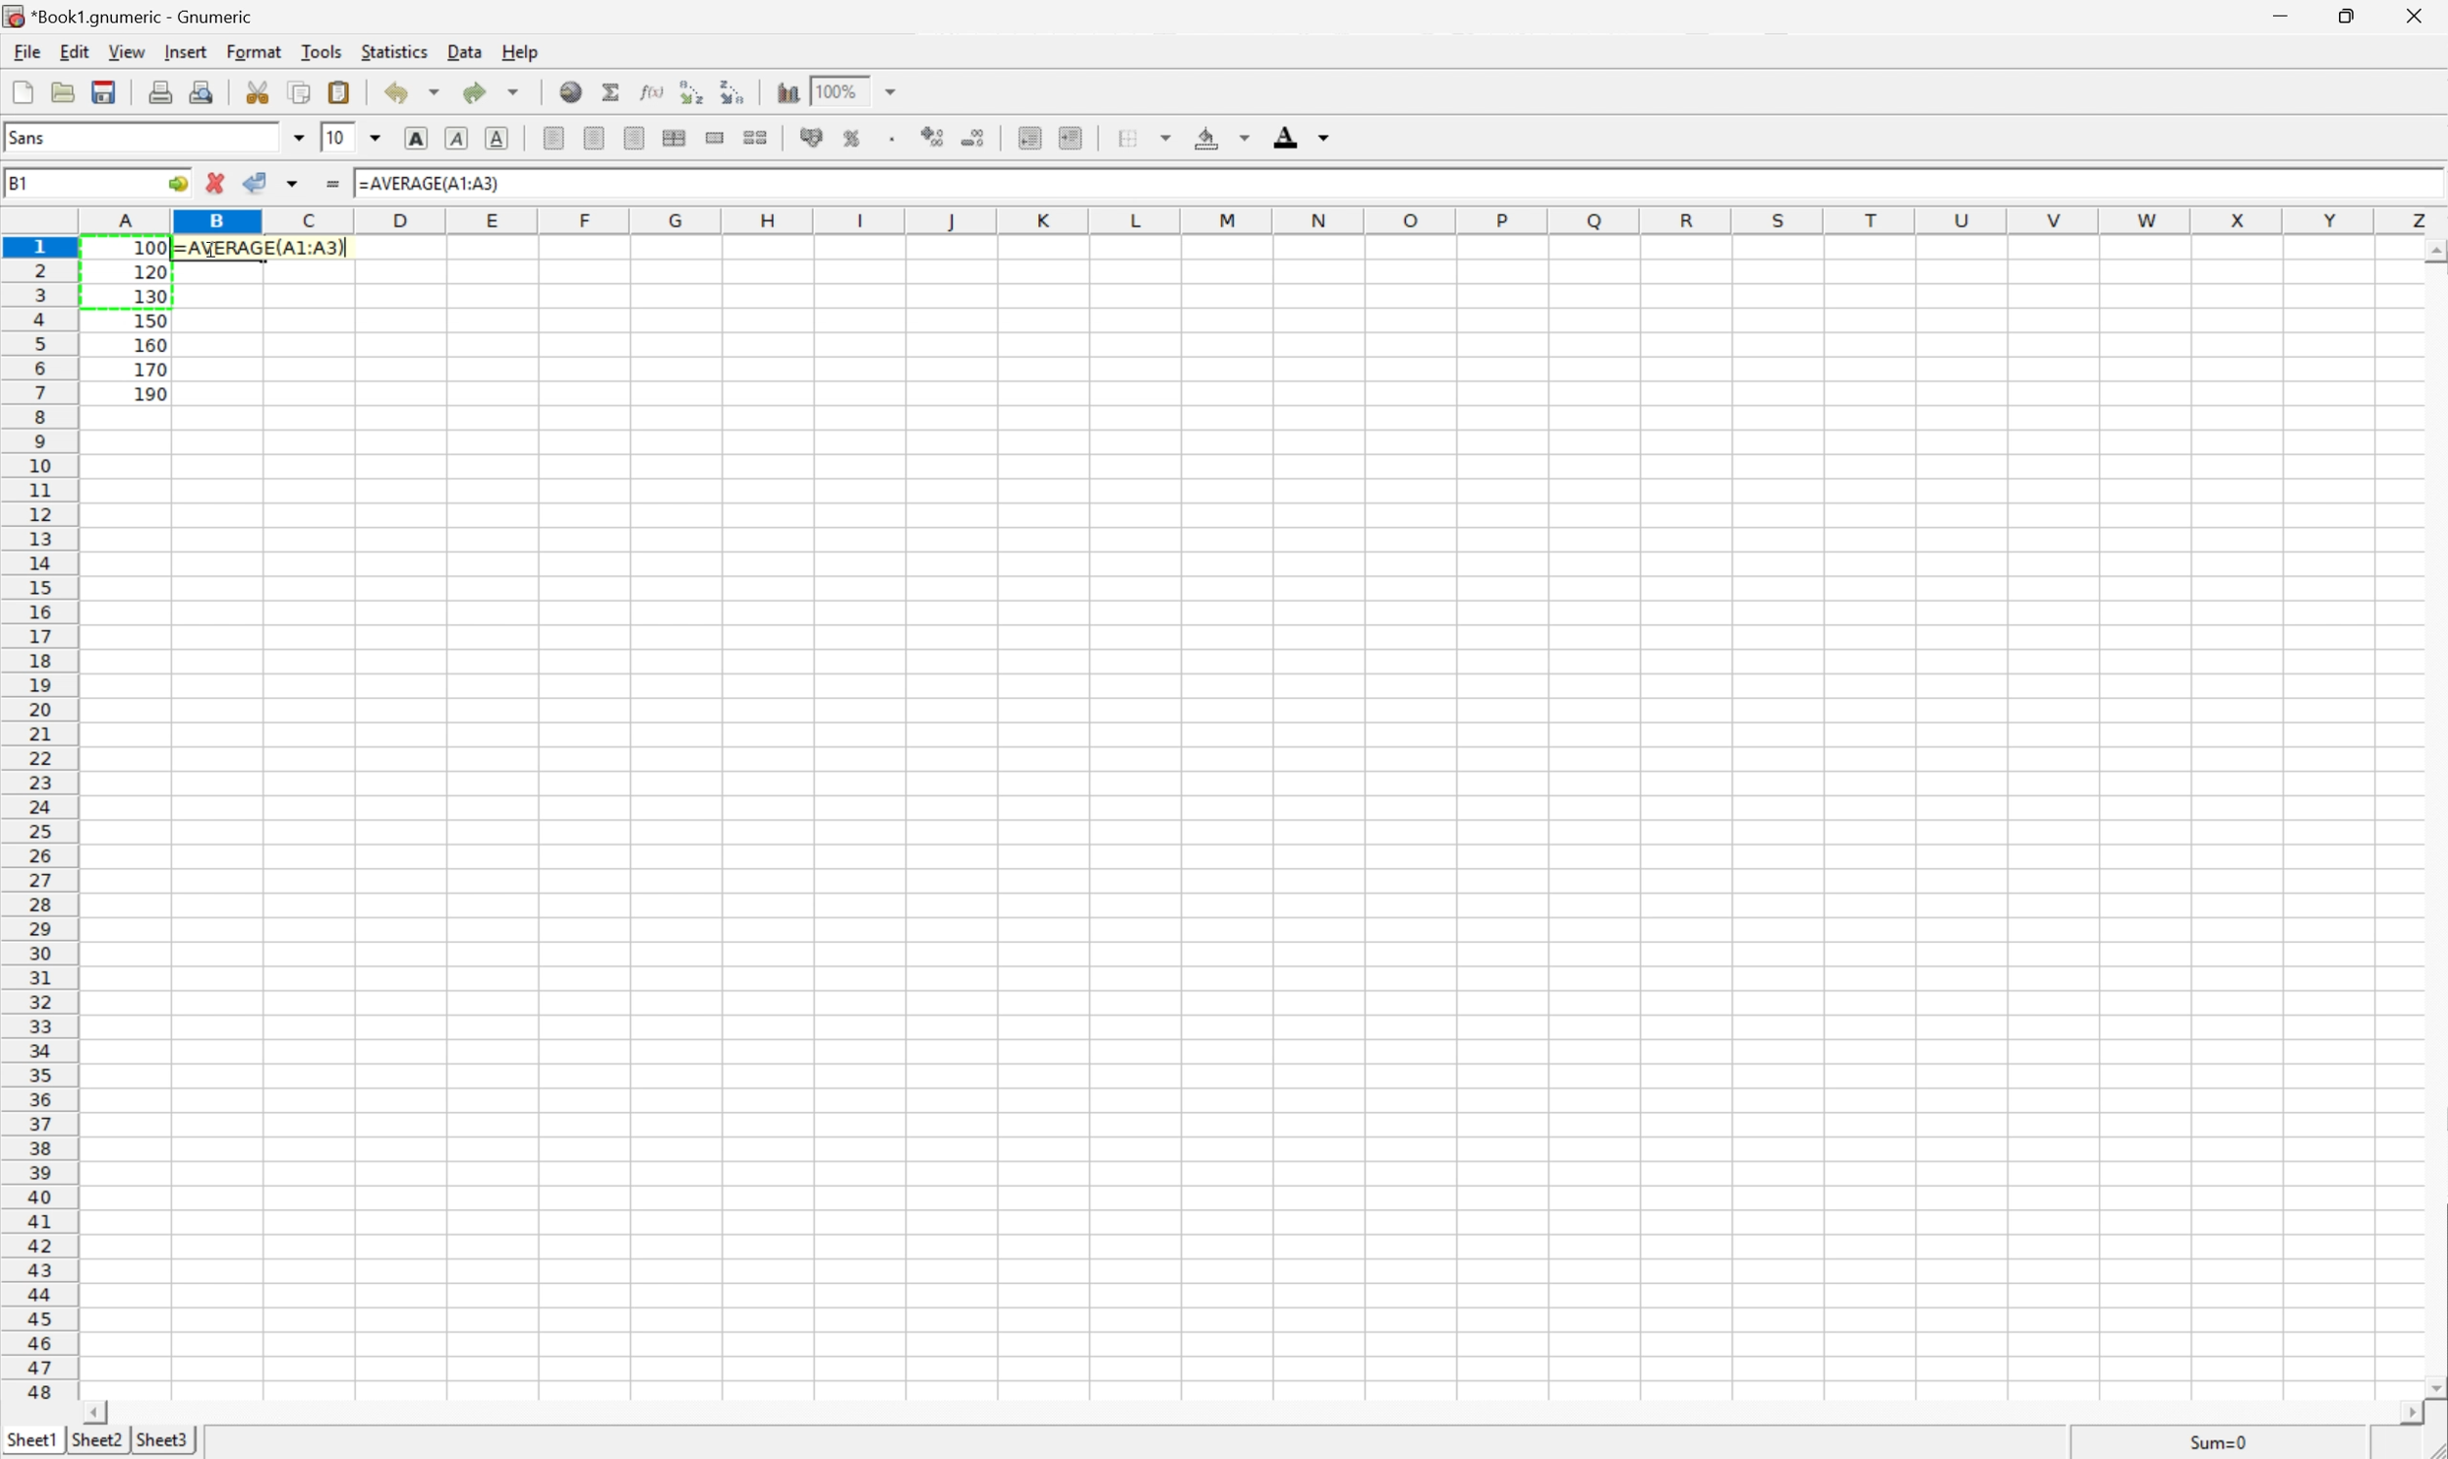  What do you see at coordinates (464, 49) in the screenshot?
I see `Data` at bounding box center [464, 49].